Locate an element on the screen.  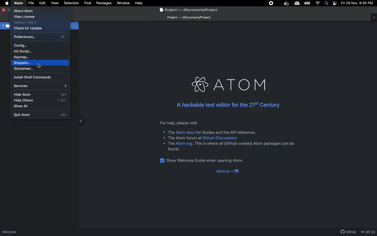
Hide others is located at coordinates (40, 100).